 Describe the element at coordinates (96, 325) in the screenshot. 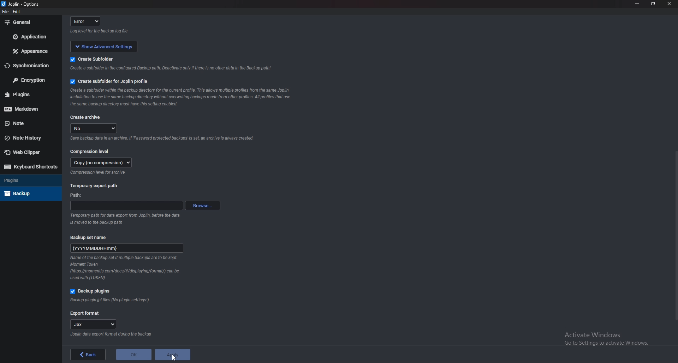

I see `jex` at that location.